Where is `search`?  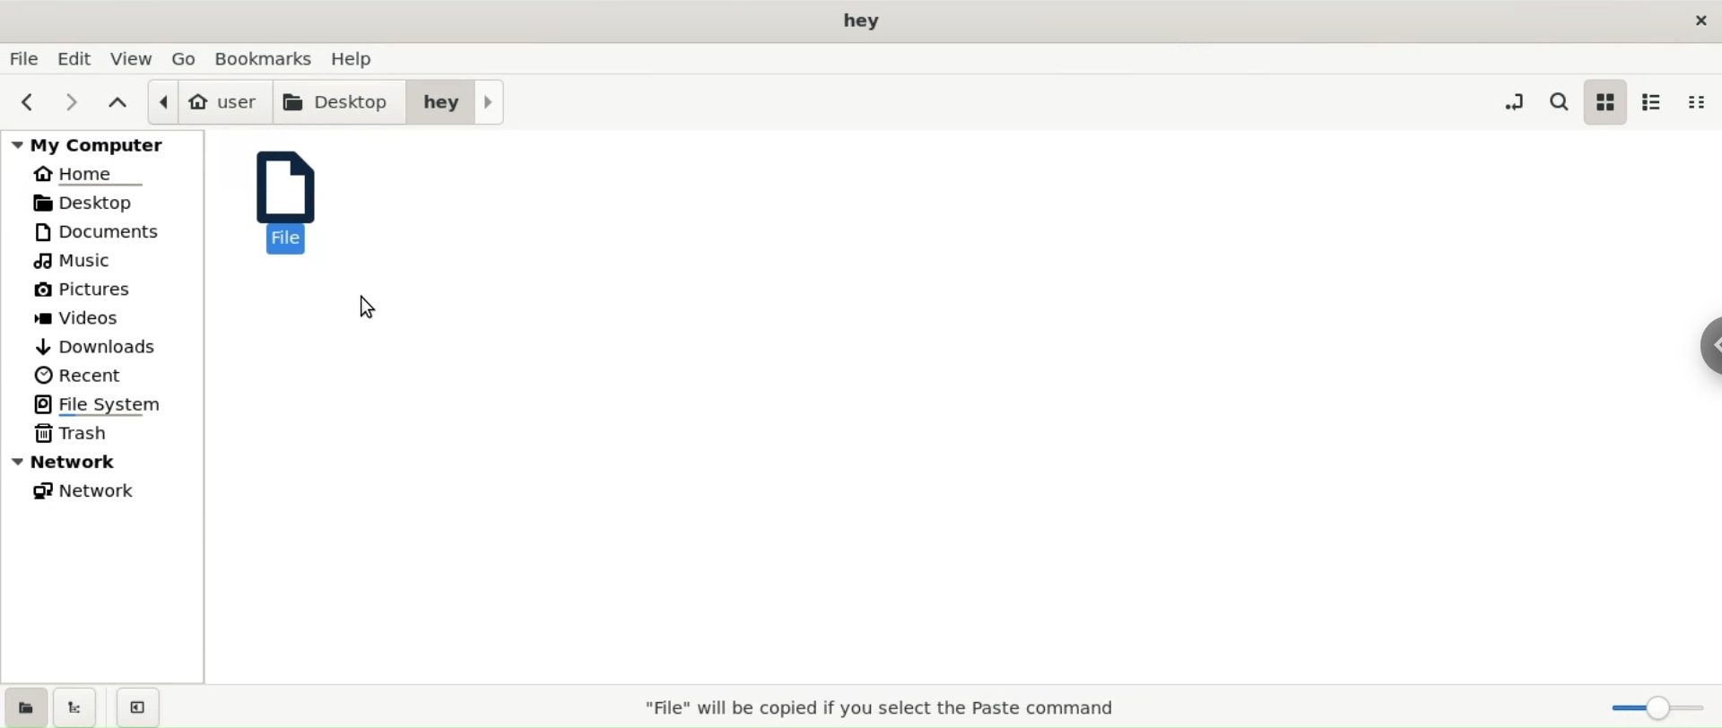 search is located at coordinates (1557, 102).